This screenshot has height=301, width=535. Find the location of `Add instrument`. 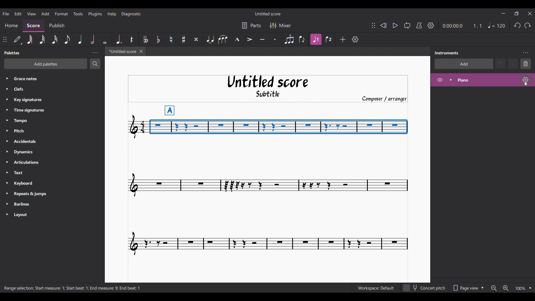

Add instrument is located at coordinates (464, 64).